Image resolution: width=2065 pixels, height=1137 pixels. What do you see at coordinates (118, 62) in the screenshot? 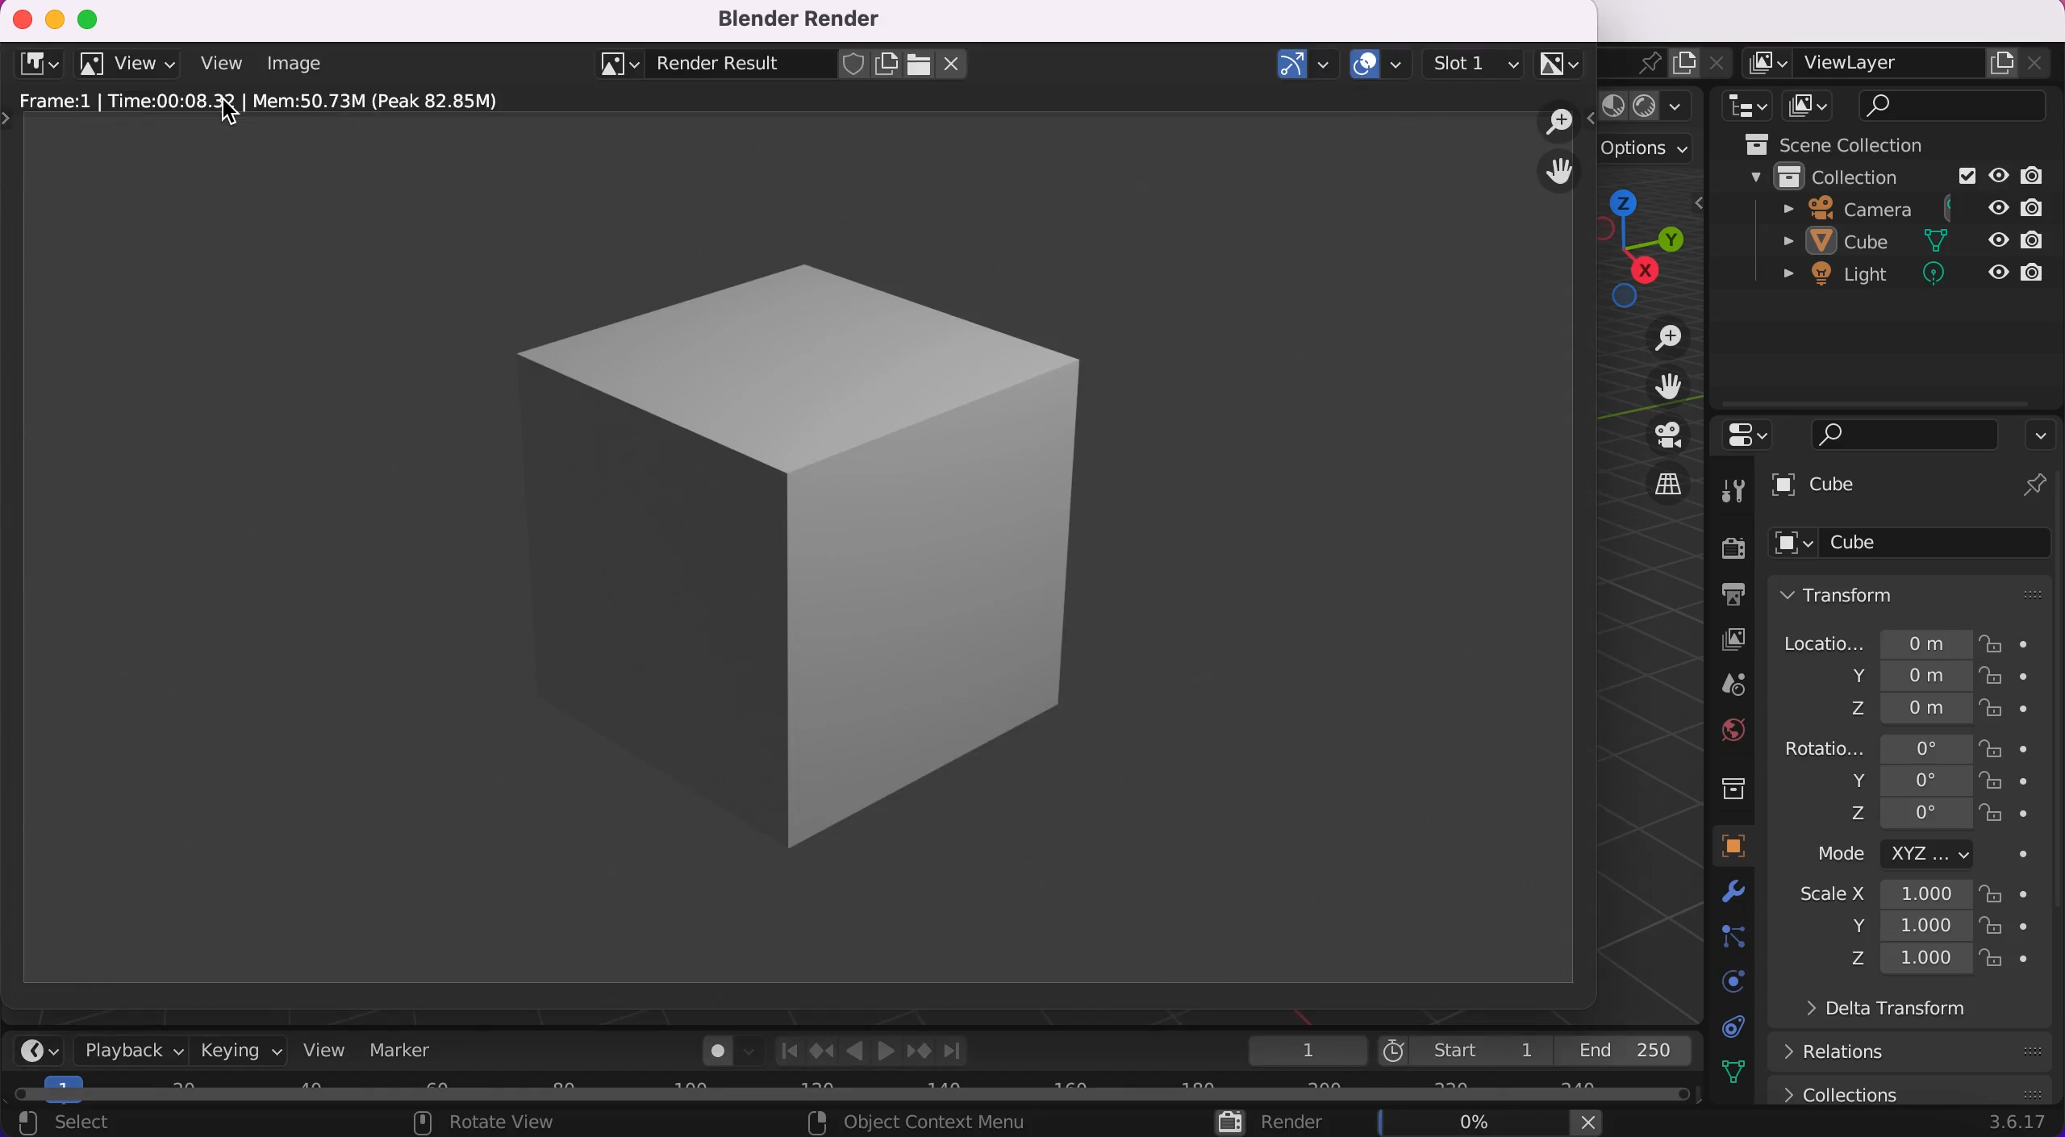
I see `view` at bounding box center [118, 62].